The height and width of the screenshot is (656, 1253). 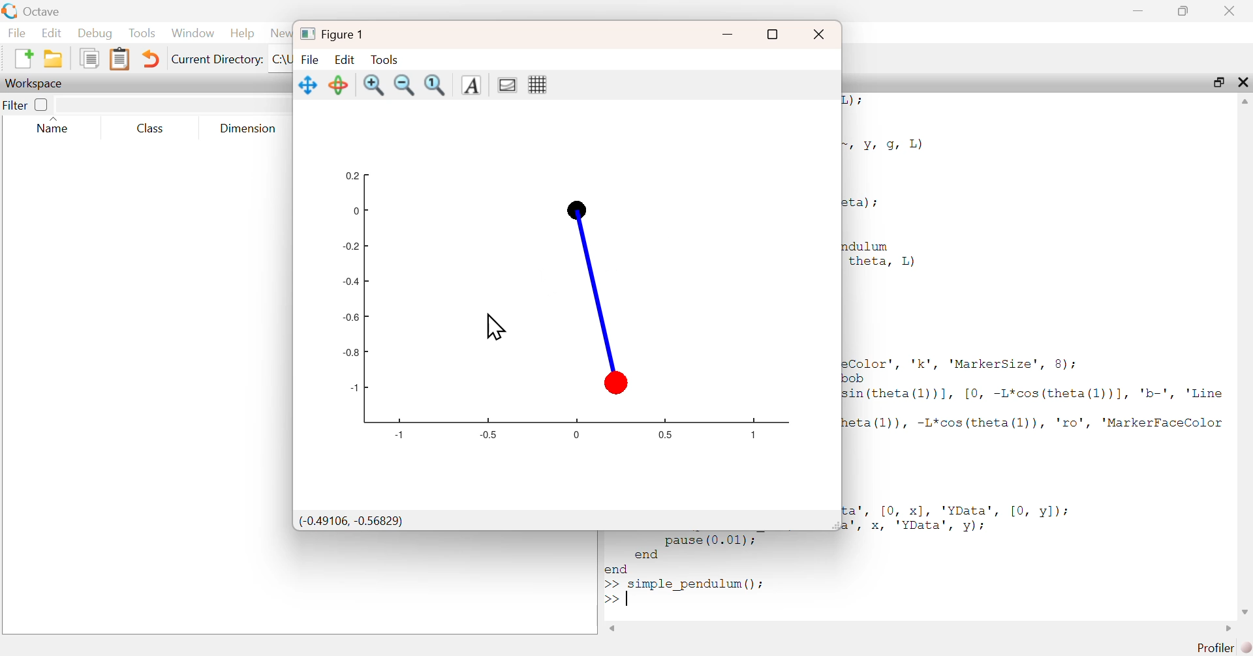 What do you see at coordinates (147, 129) in the screenshot?
I see `Class` at bounding box center [147, 129].